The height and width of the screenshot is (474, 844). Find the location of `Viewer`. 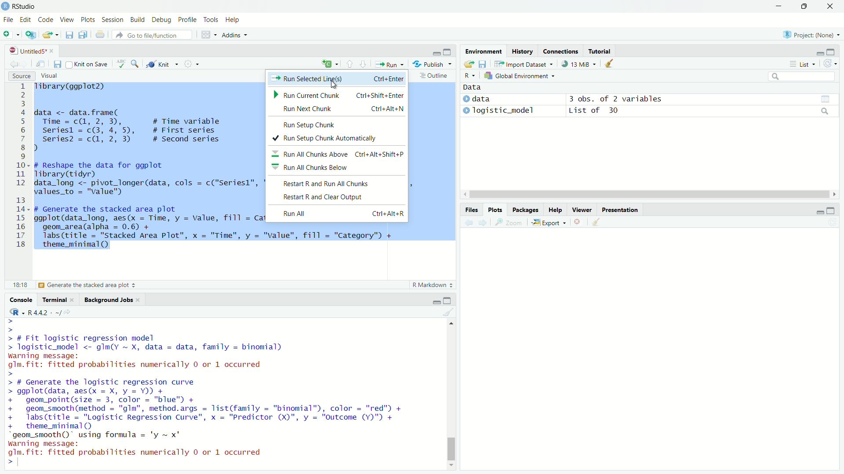

Viewer is located at coordinates (582, 209).